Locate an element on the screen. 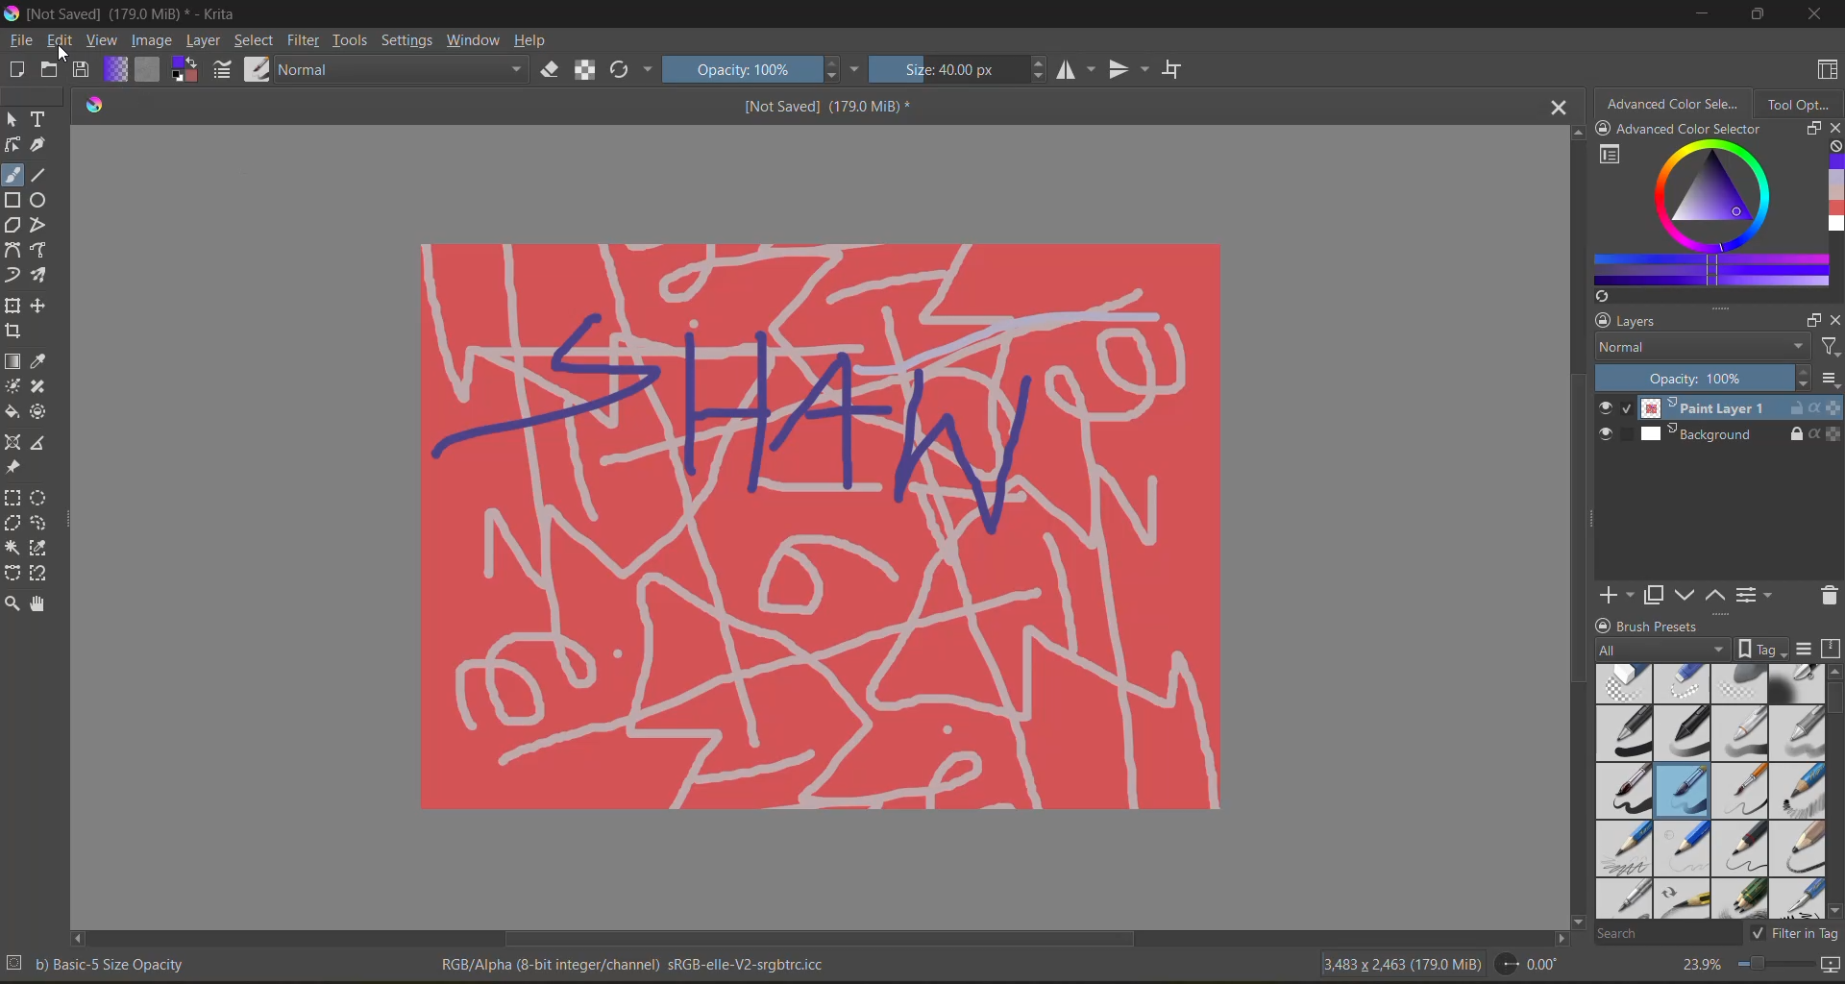  close docker is located at coordinates (1833, 321).